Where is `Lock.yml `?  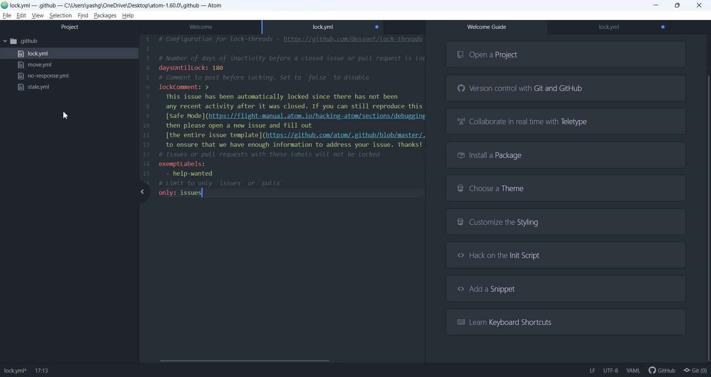 Lock.yml  is located at coordinates (323, 26).